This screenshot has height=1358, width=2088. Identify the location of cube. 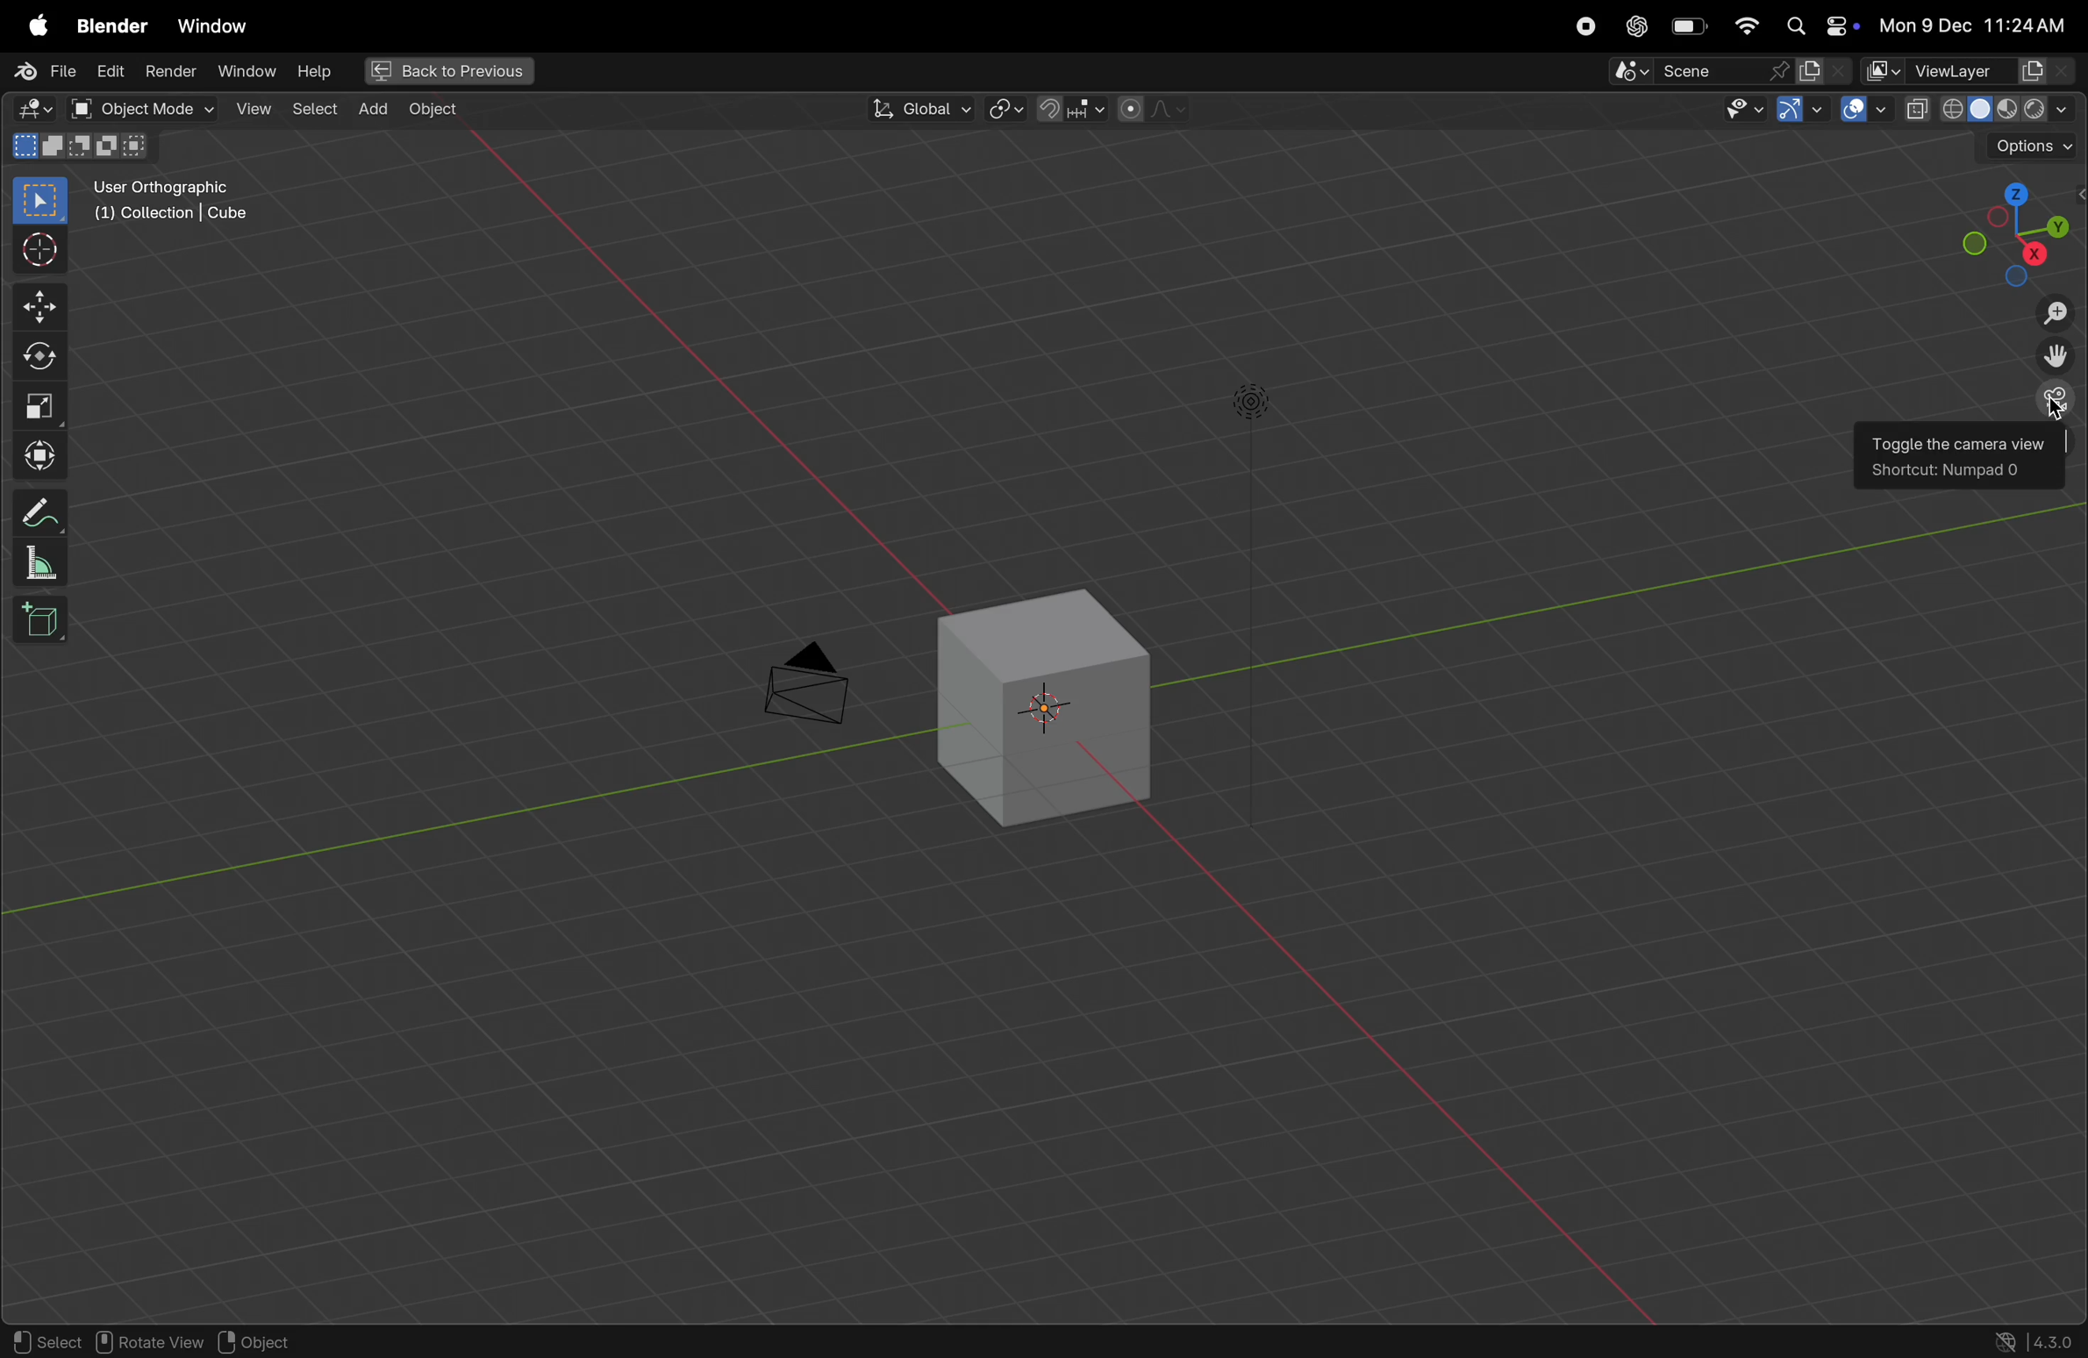
(1055, 717).